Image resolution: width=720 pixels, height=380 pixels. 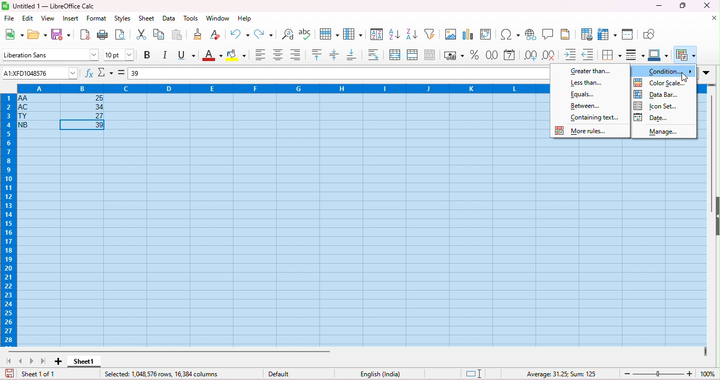 What do you see at coordinates (660, 83) in the screenshot?
I see `color scale` at bounding box center [660, 83].